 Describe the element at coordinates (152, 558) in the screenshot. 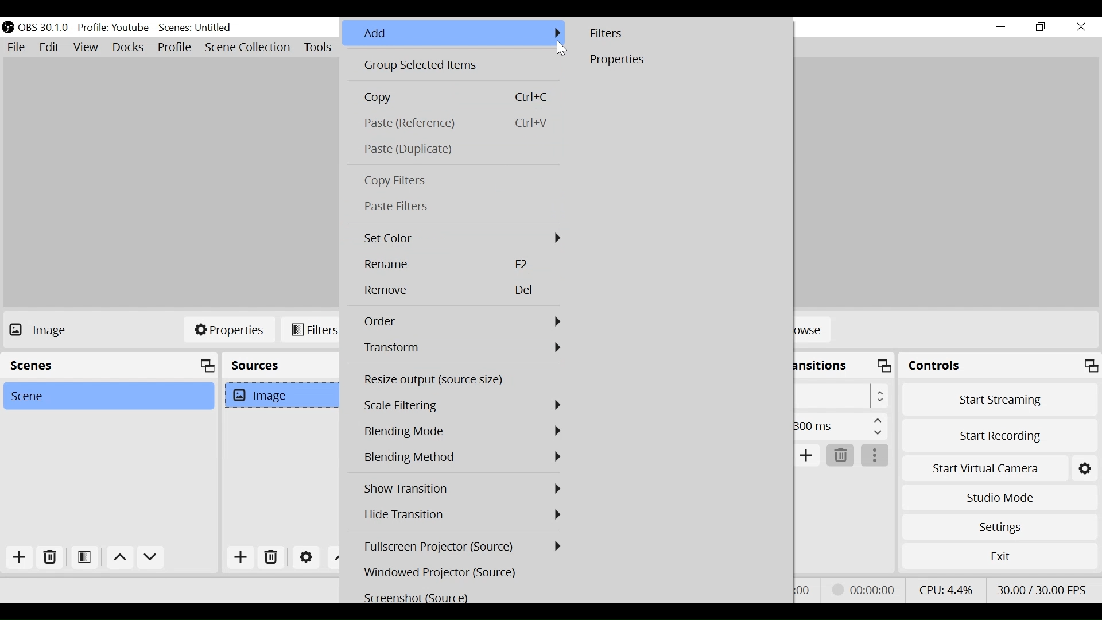

I see `Move down` at that location.